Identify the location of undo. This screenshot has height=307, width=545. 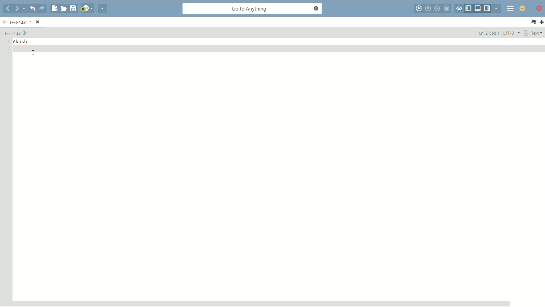
(33, 9).